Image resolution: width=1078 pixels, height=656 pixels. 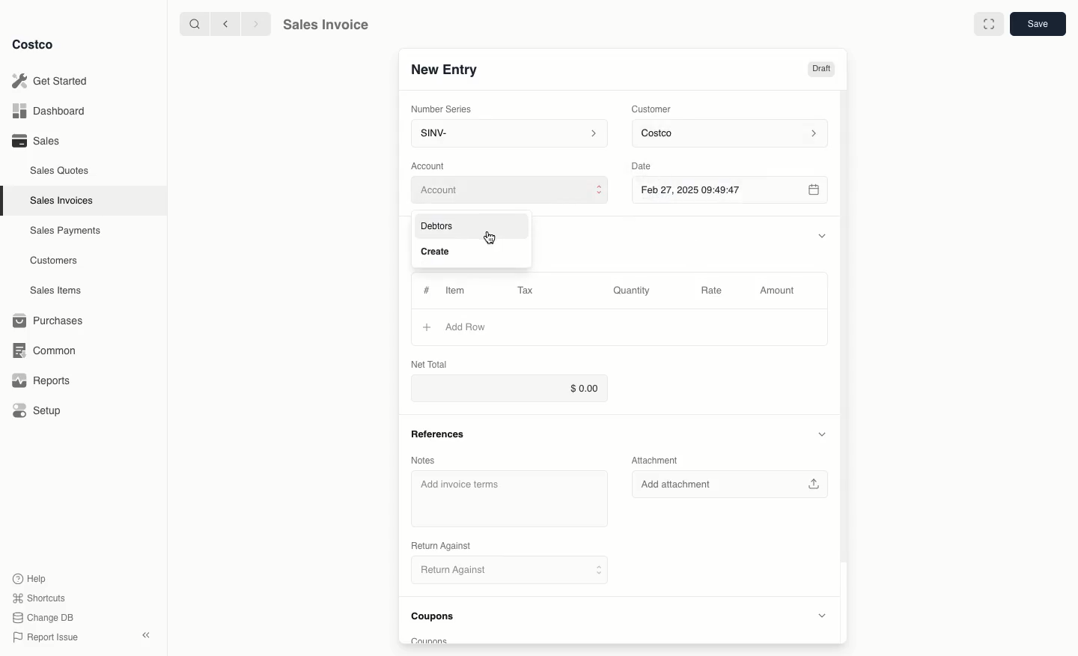 What do you see at coordinates (437, 619) in the screenshot?
I see `Coupons` at bounding box center [437, 619].